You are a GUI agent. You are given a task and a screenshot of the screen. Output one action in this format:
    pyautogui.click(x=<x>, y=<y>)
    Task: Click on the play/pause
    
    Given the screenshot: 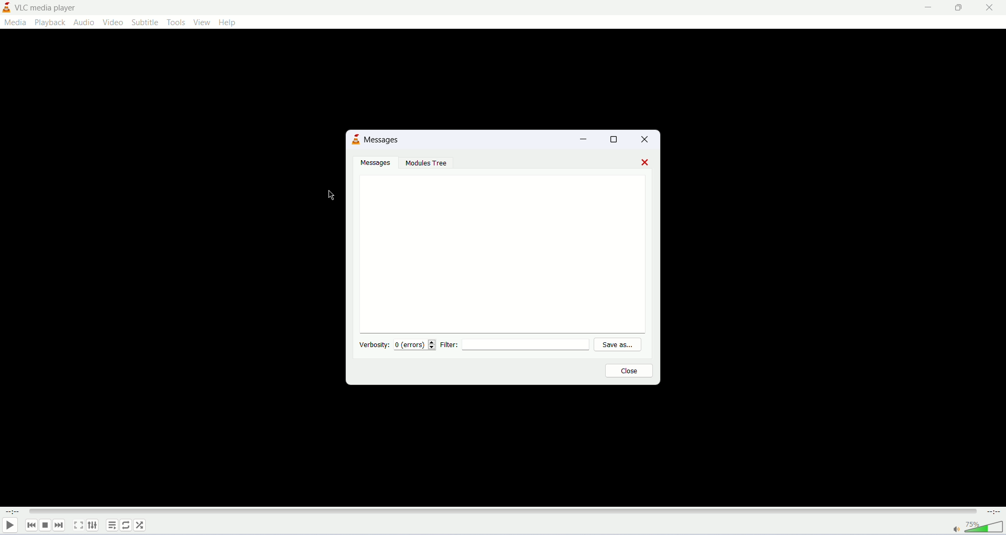 What is the action you would take?
    pyautogui.click(x=10, y=526)
    